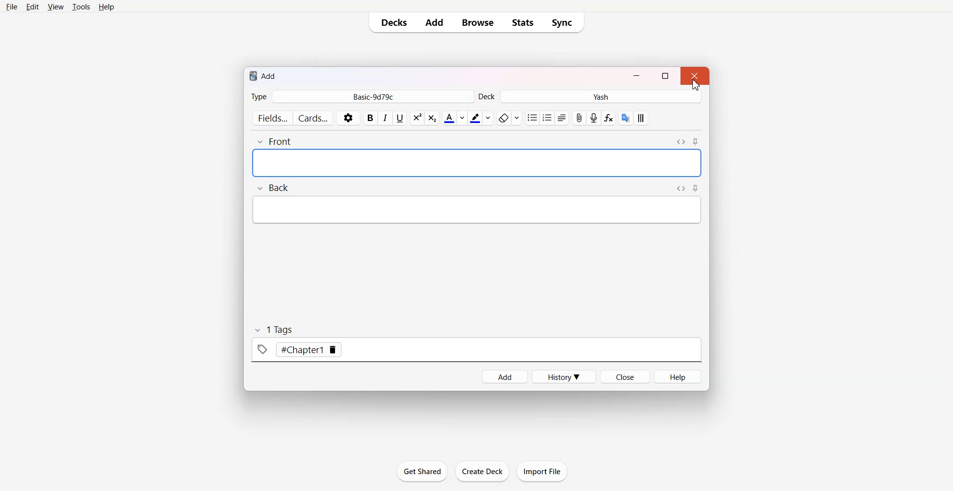 The width and height of the screenshot is (953, 491). I want to click on Tools, so click(81, 7).